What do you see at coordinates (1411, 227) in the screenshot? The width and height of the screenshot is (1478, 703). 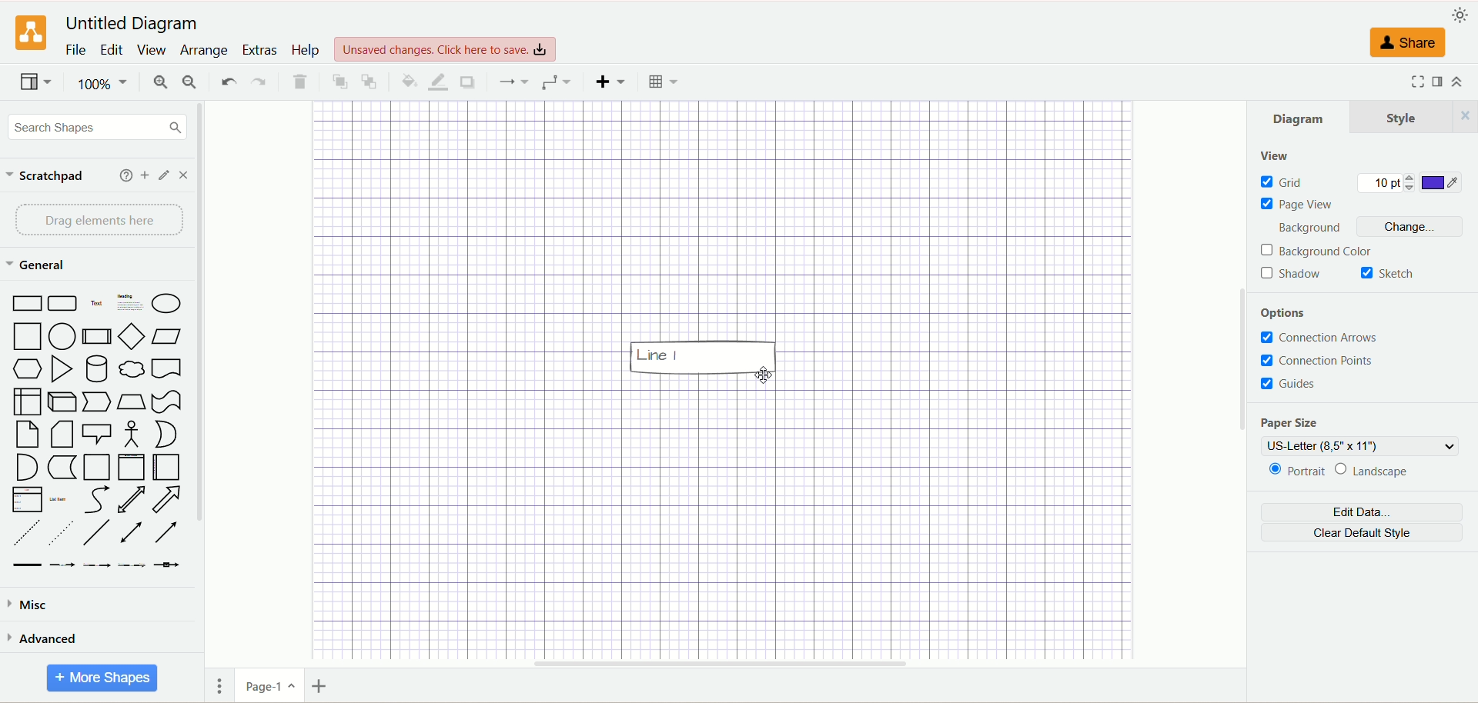 I see `change` at bounding box center [1411, 227].